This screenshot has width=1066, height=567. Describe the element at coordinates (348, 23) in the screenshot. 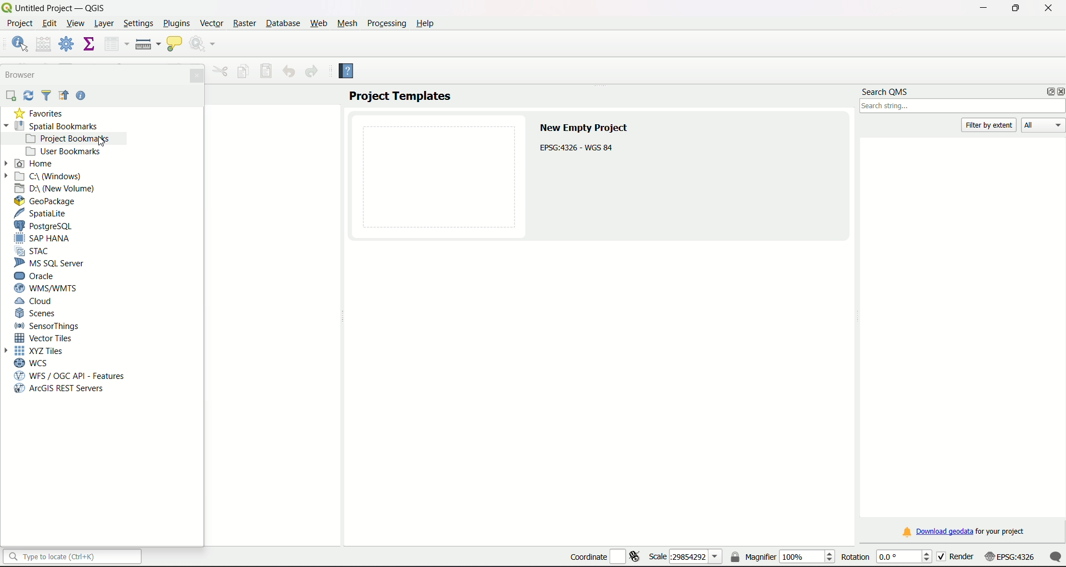

I see `Mesh` at that location.